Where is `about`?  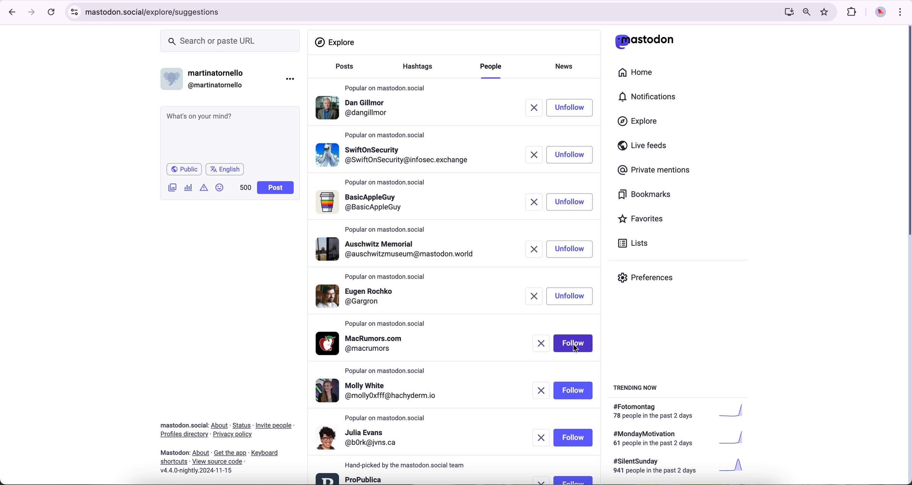 about is located at coordinates (227, 445).